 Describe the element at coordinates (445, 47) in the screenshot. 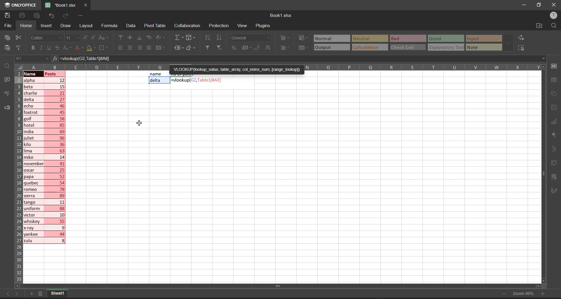

I see `explanatory Text` at that location.